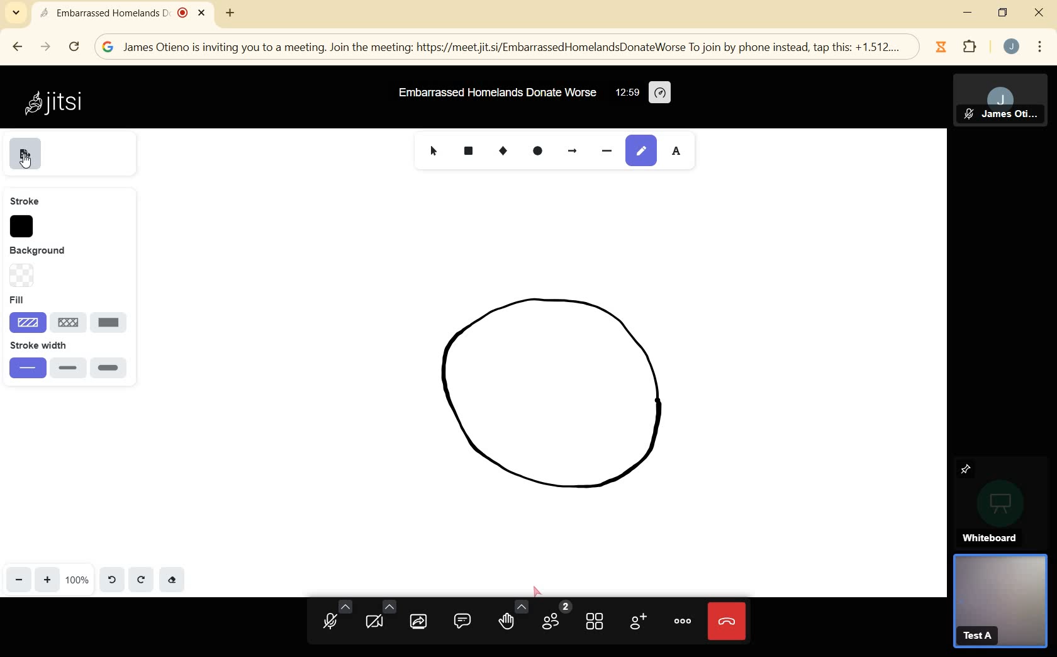  I want to click on restore down, so click(1003, 14).